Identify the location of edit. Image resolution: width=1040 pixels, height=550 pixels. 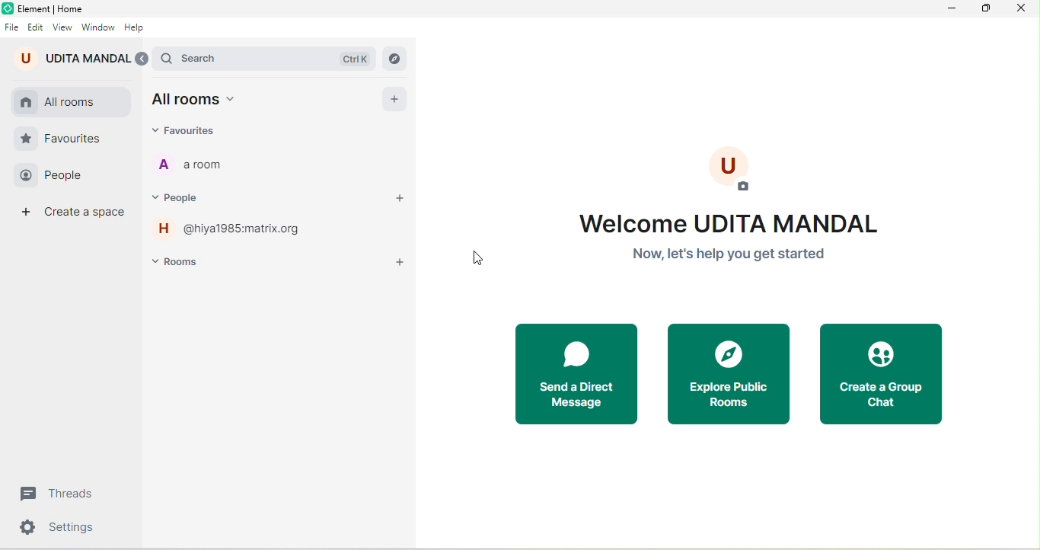
(35, 27).